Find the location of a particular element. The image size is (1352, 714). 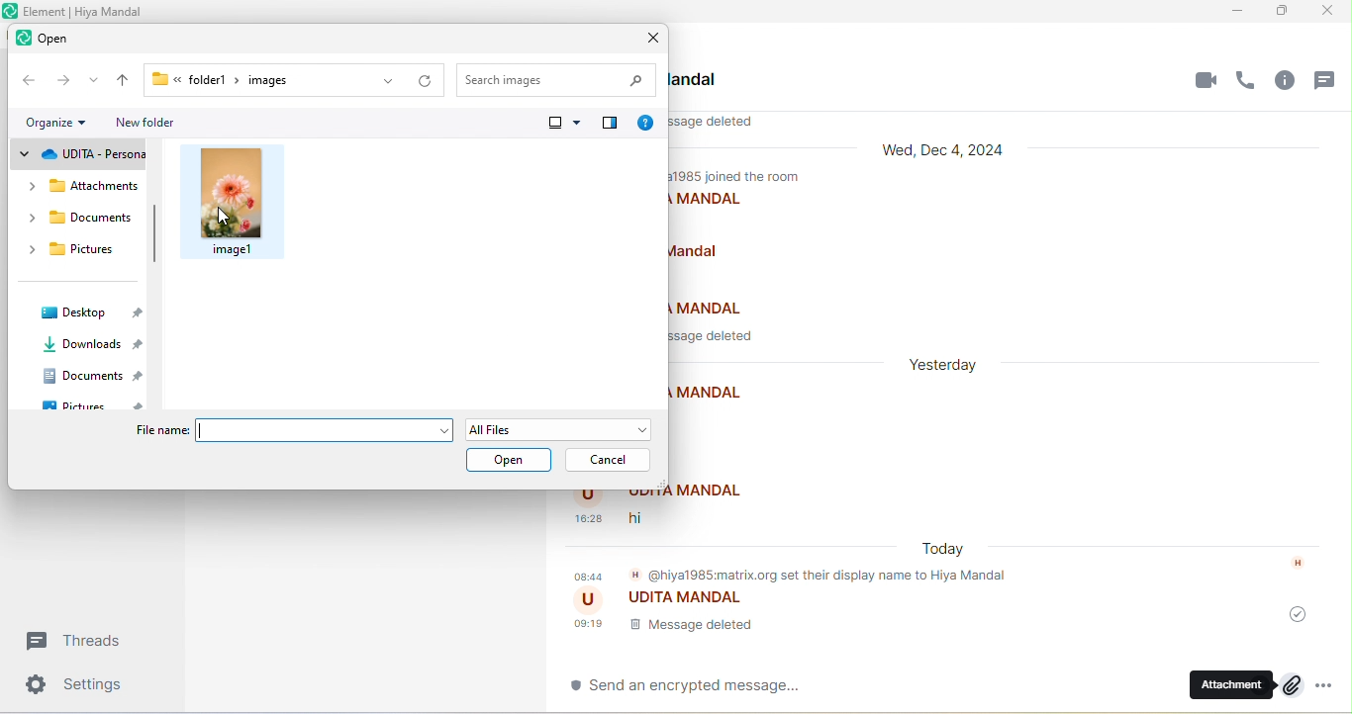

downloads is located at coordinates (91, 347).